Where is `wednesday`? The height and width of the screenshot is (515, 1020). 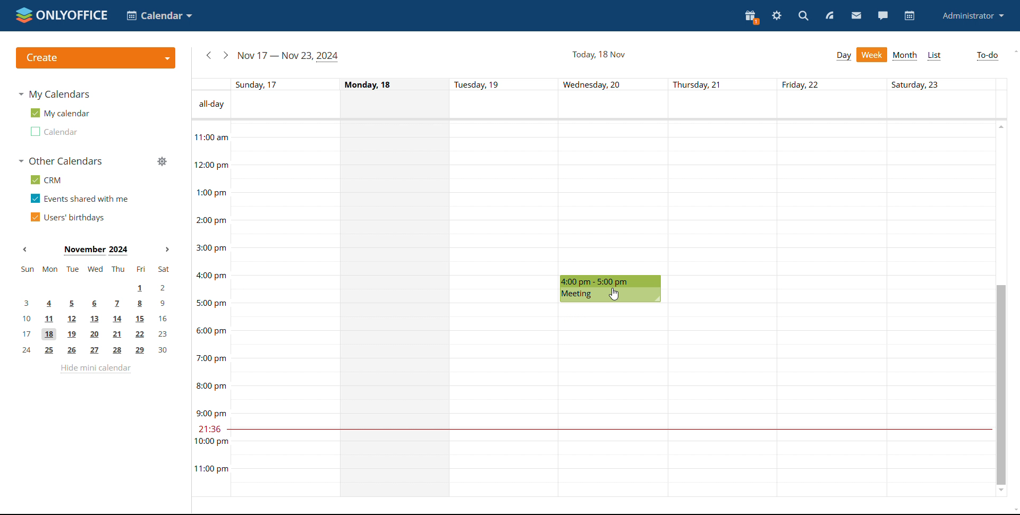 wednesday is located at coordinates (614, 401).